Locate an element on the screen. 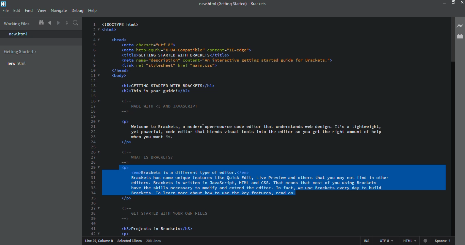  show in file tree is located at coordinates (41, 23).